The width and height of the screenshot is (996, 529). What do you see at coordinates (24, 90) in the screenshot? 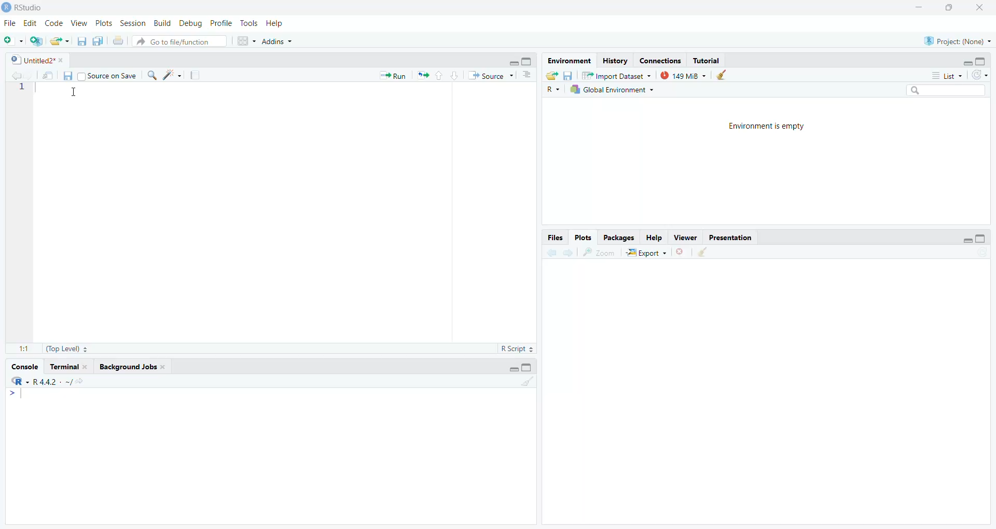
I see `1` at bounding box center [24, 90].